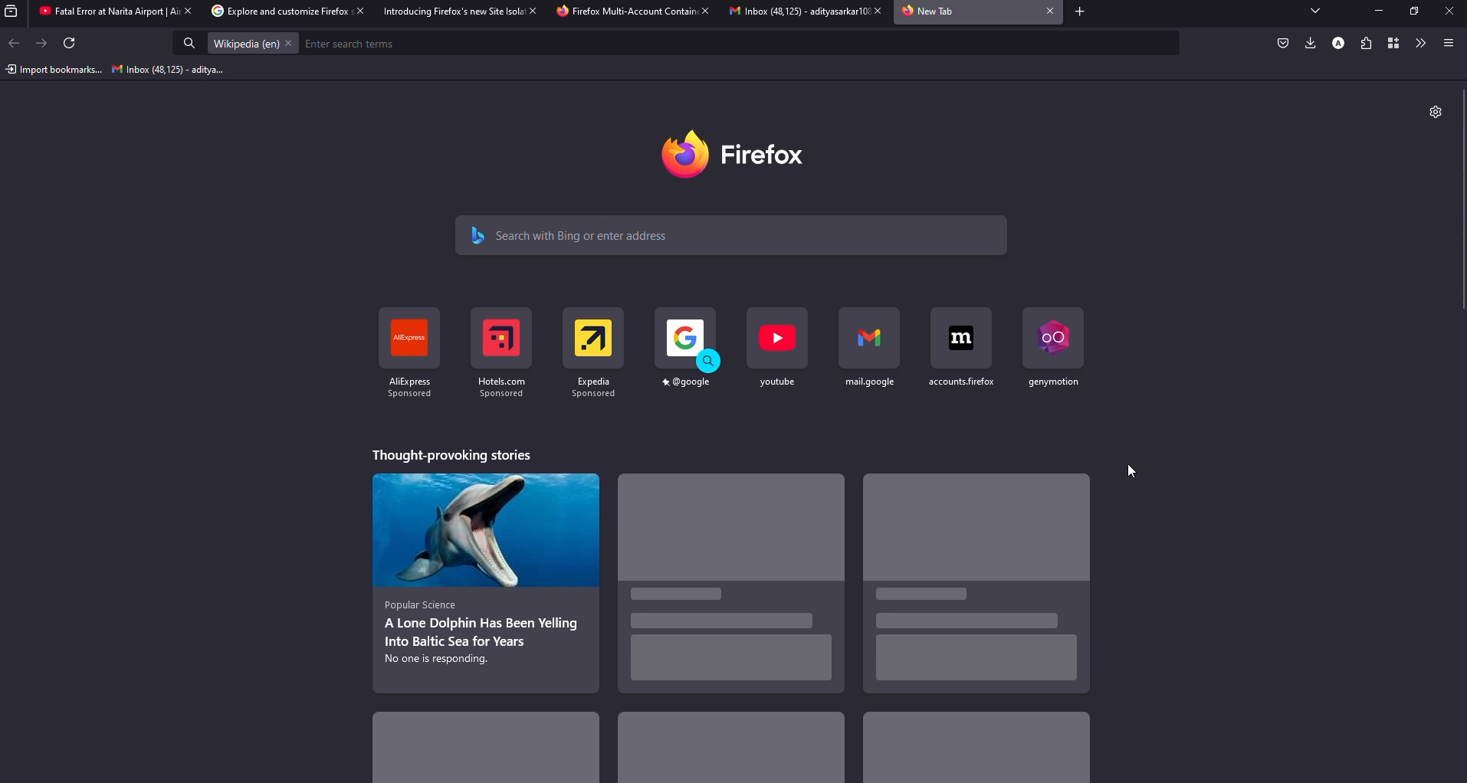  Describe the element at coordinates (489, 743) in the screenshot. I see `stories` at that location.